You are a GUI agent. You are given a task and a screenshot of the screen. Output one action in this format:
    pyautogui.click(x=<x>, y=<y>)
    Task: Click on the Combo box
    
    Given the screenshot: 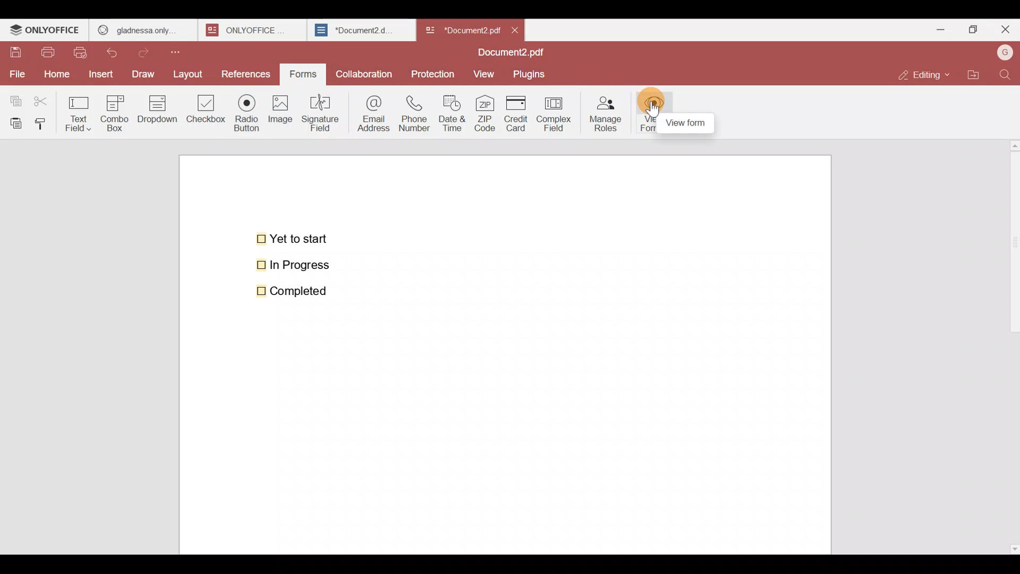 What is the action you would take?
    pyautogui.click(x=114, y=112)
    